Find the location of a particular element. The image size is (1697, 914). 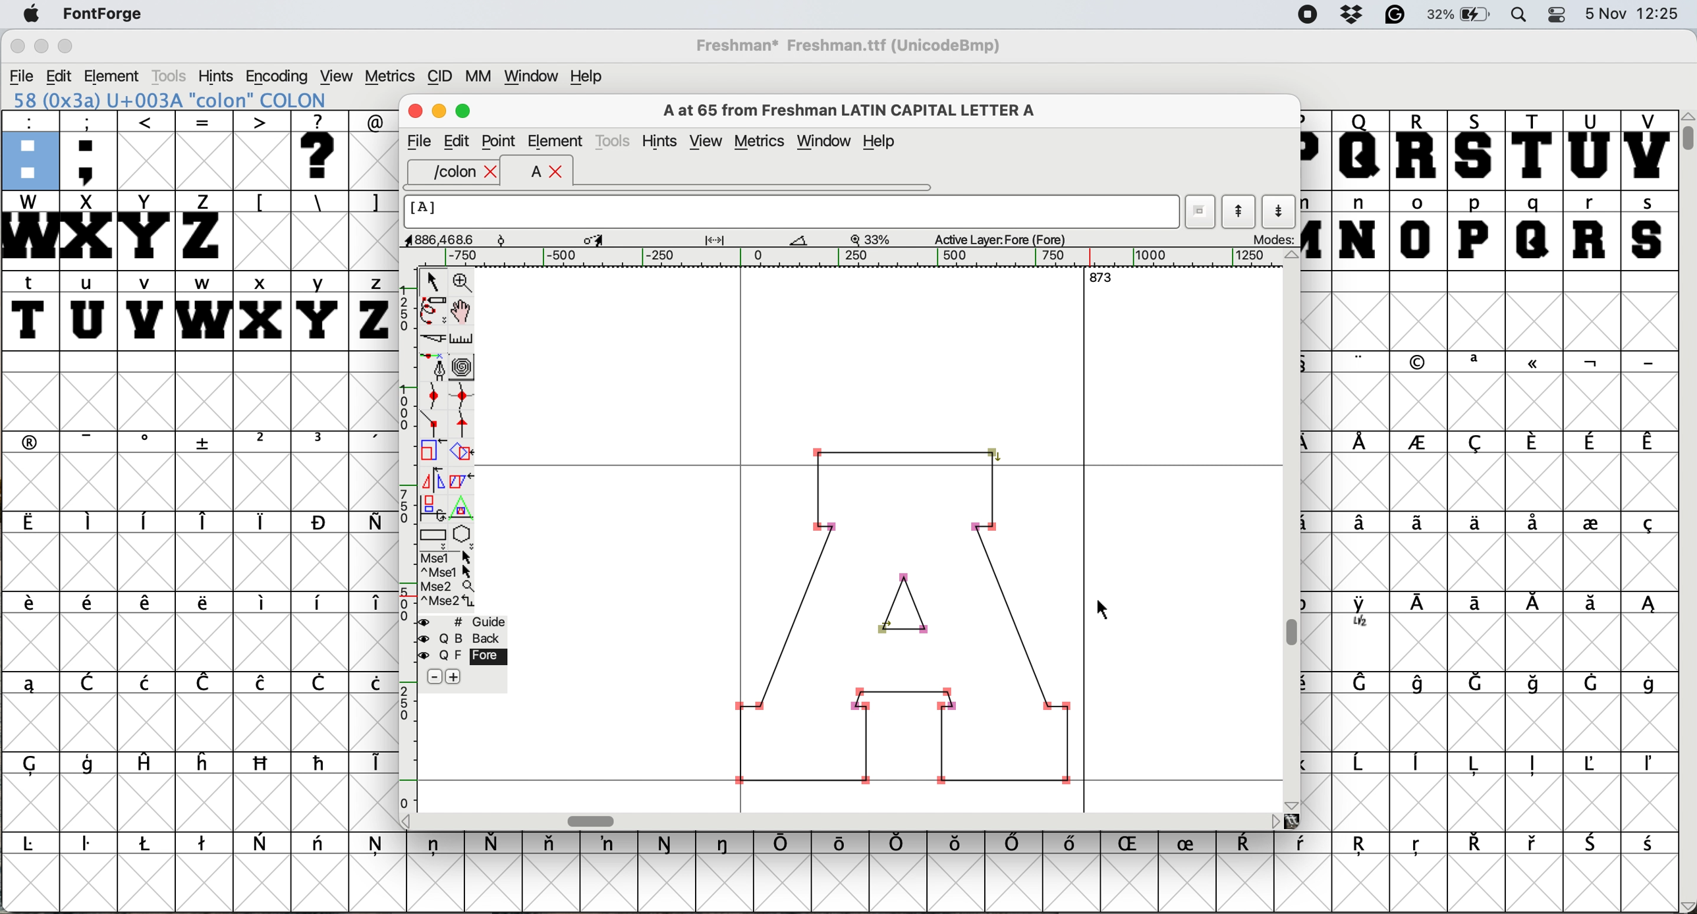

symbol is located at coordinates (1424, 683).